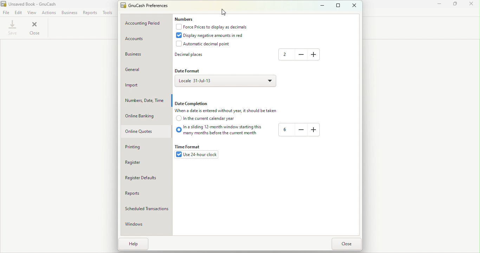 Image resolution: width=480 pixels, height=253 pixels. What do you see at coordinates (285, 55) in the screenshot?
I see `2` at bounding box center [285, 55].